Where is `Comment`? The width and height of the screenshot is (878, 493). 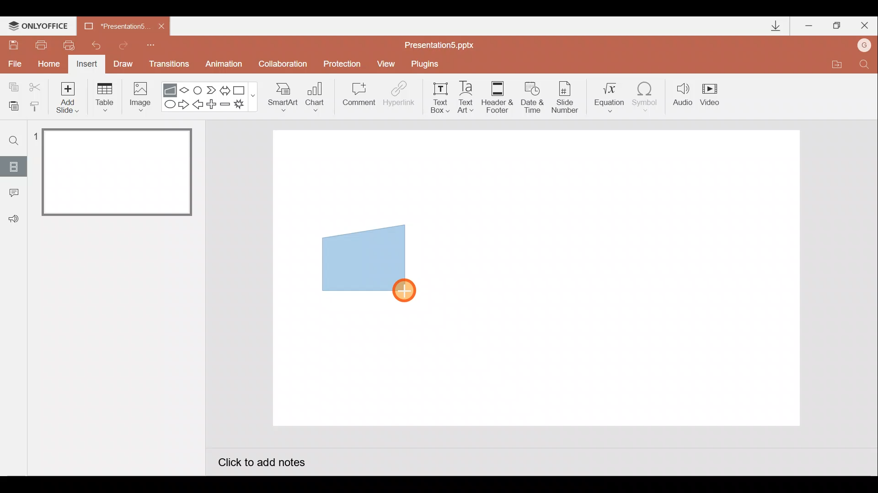
Comment is located at coordinates (358, 97).